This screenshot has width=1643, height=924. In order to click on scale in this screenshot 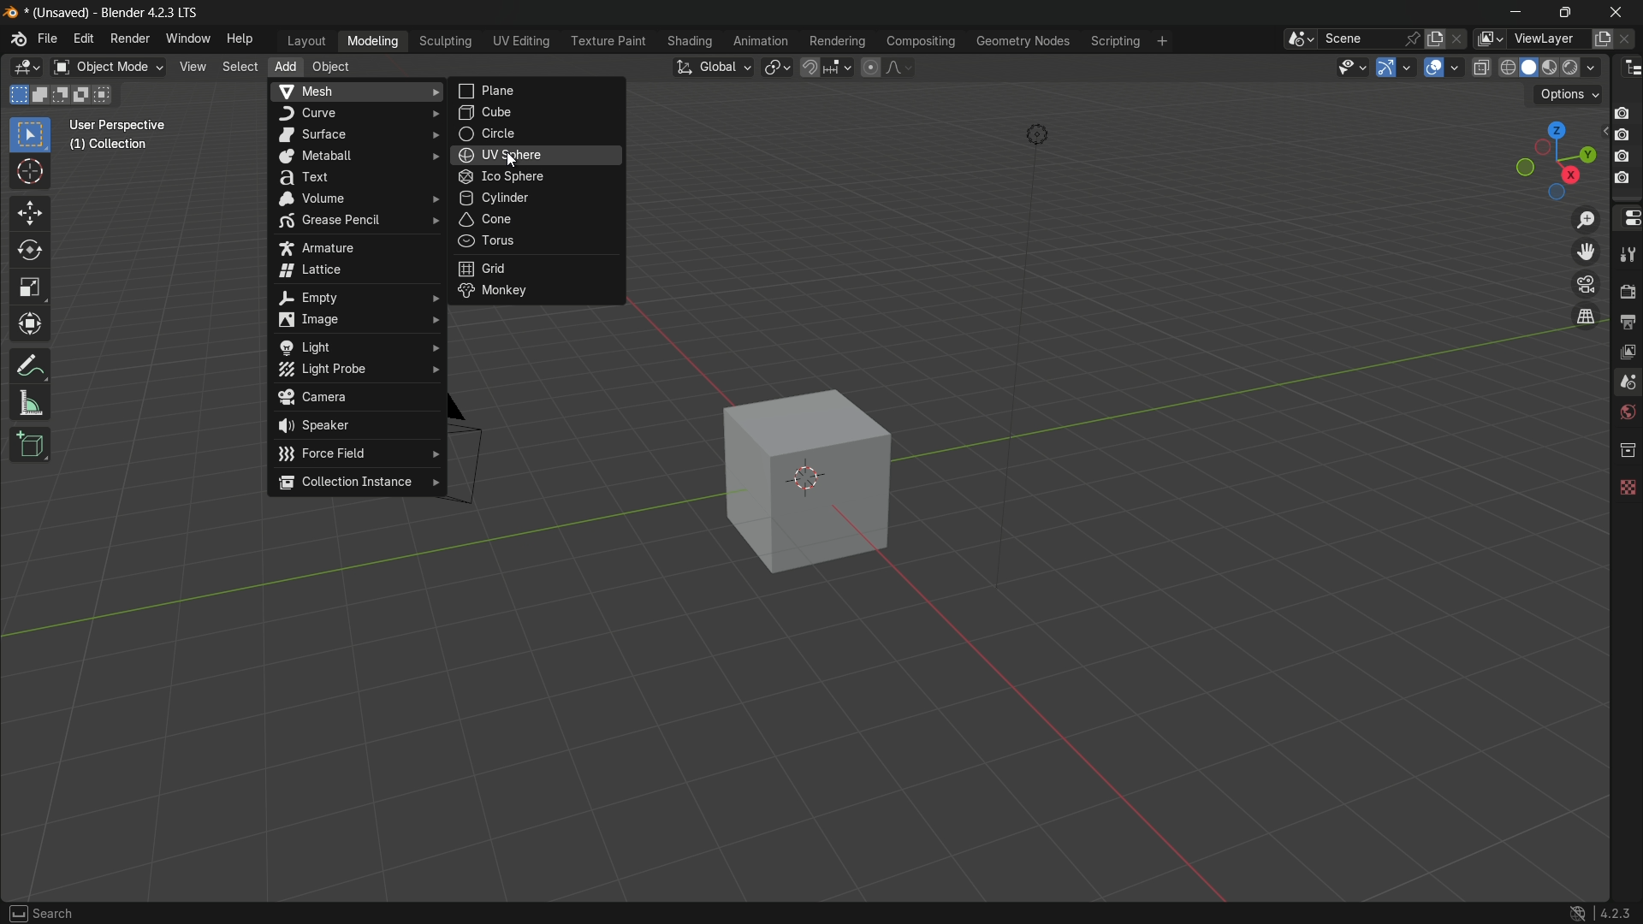, I will do `click(32, 289)`.